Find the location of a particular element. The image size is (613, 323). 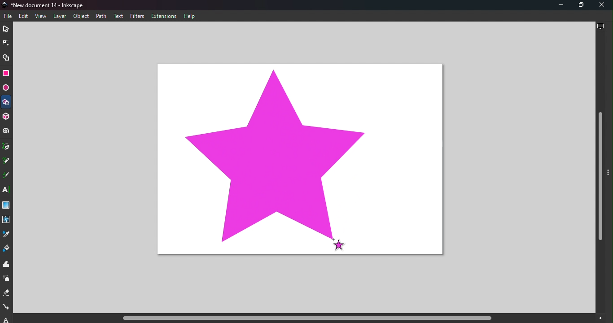

View is located at coordinates (40, 16).